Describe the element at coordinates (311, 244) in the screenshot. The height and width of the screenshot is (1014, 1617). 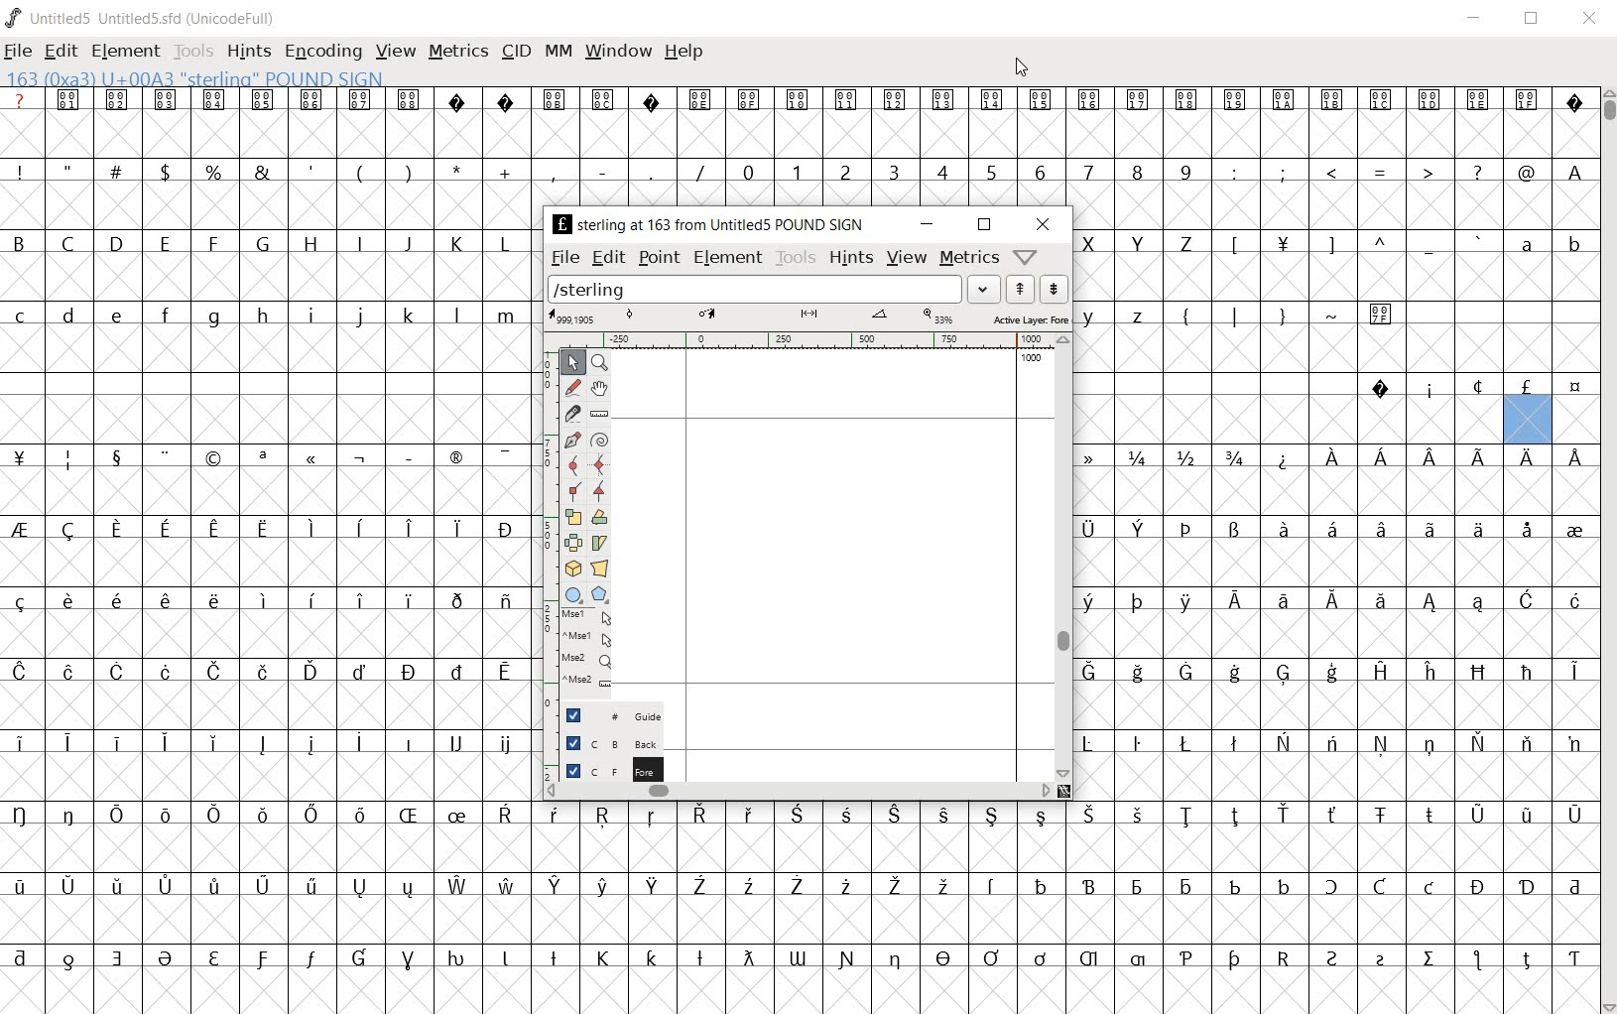
I see `H` at that location.